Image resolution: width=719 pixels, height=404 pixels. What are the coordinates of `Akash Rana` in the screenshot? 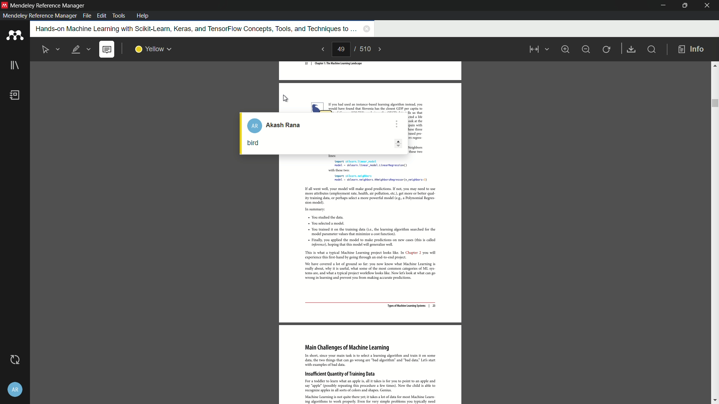 It's located at (278, 125).